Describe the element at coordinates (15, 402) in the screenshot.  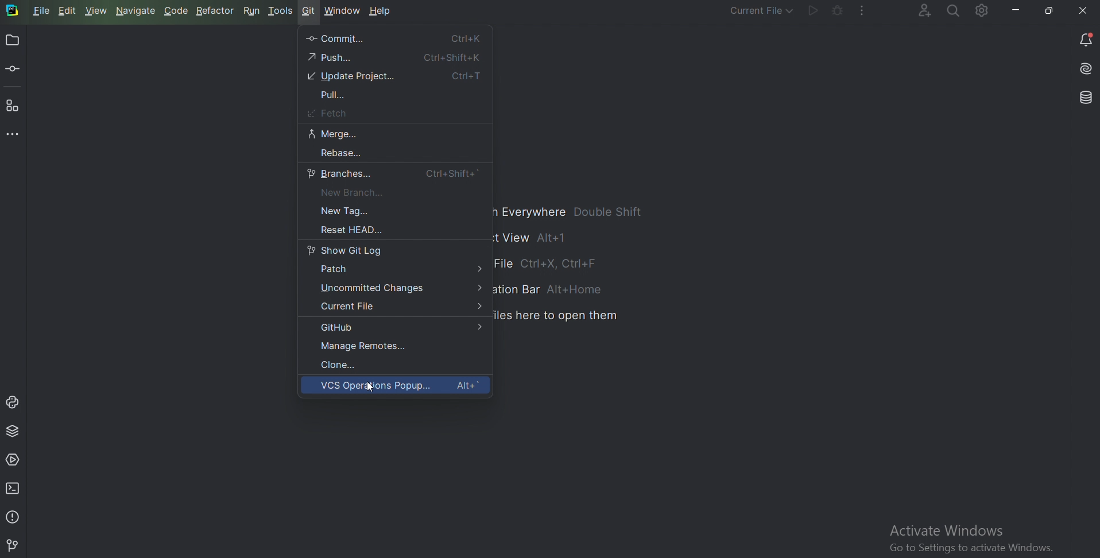
I see `Python console` at that location.